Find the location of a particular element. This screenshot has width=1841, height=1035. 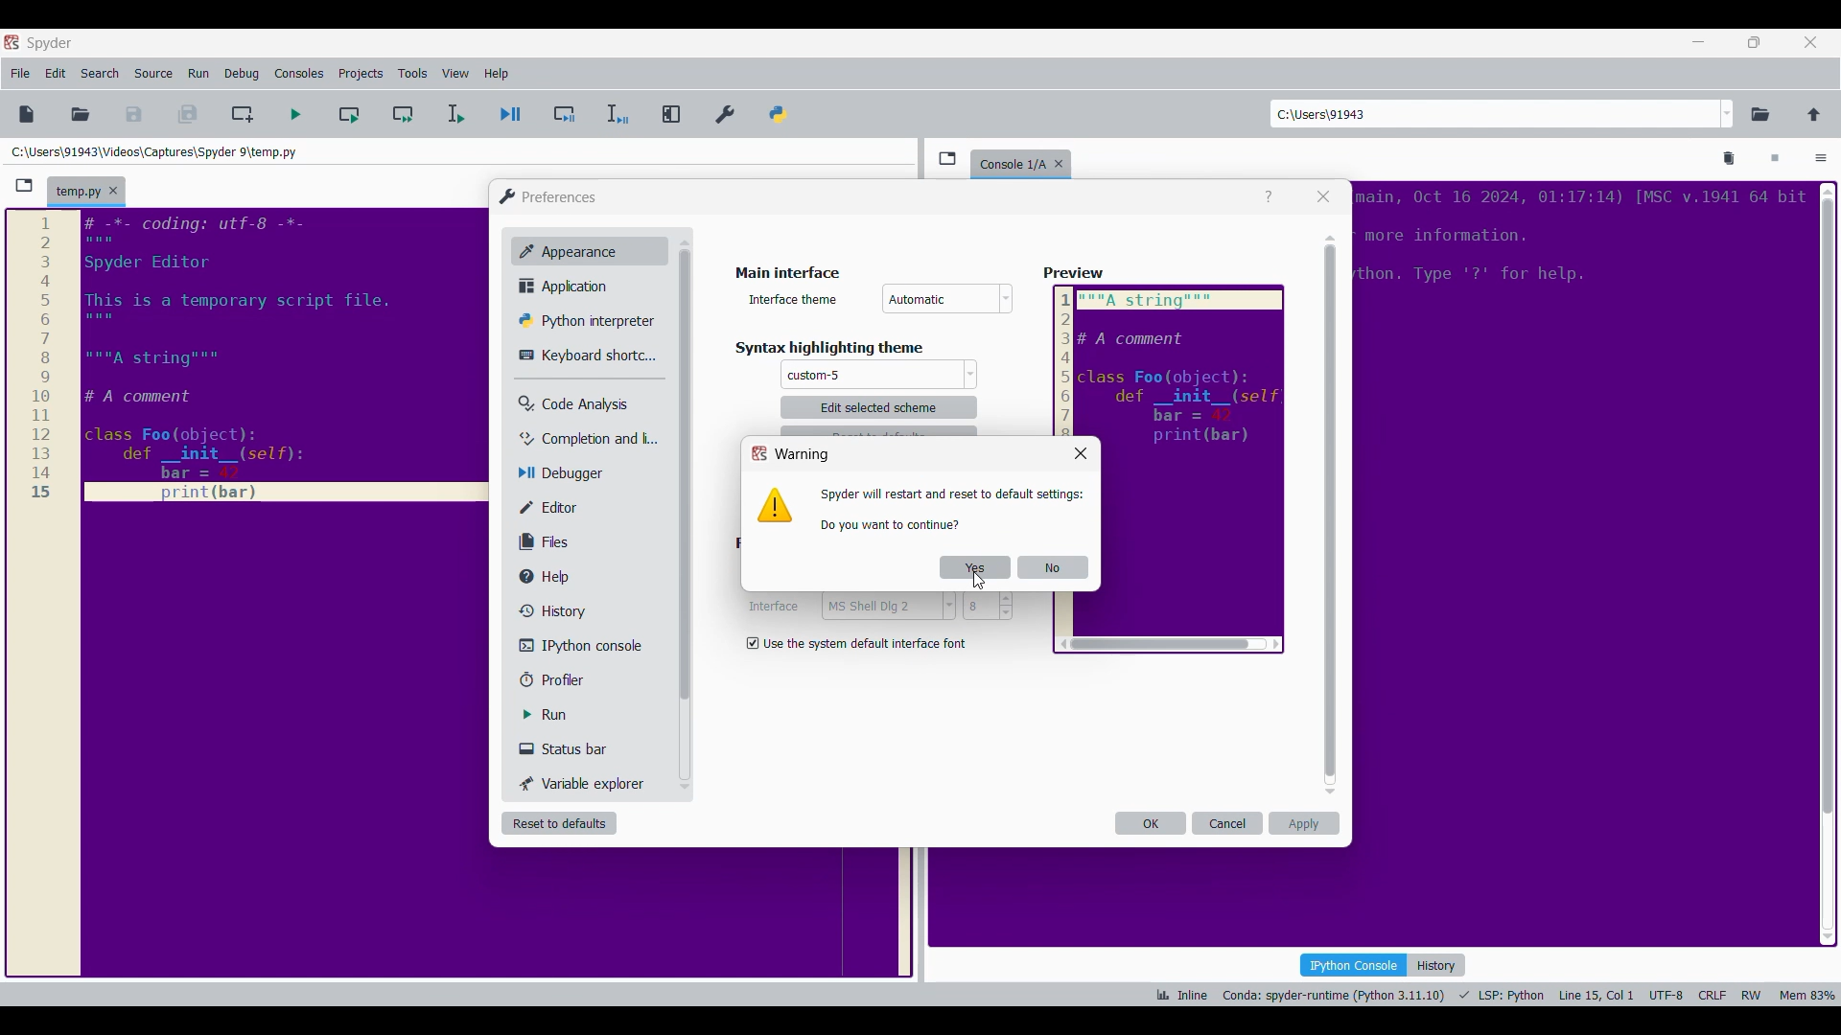

Theme settings is located at coordinates (879, 407).